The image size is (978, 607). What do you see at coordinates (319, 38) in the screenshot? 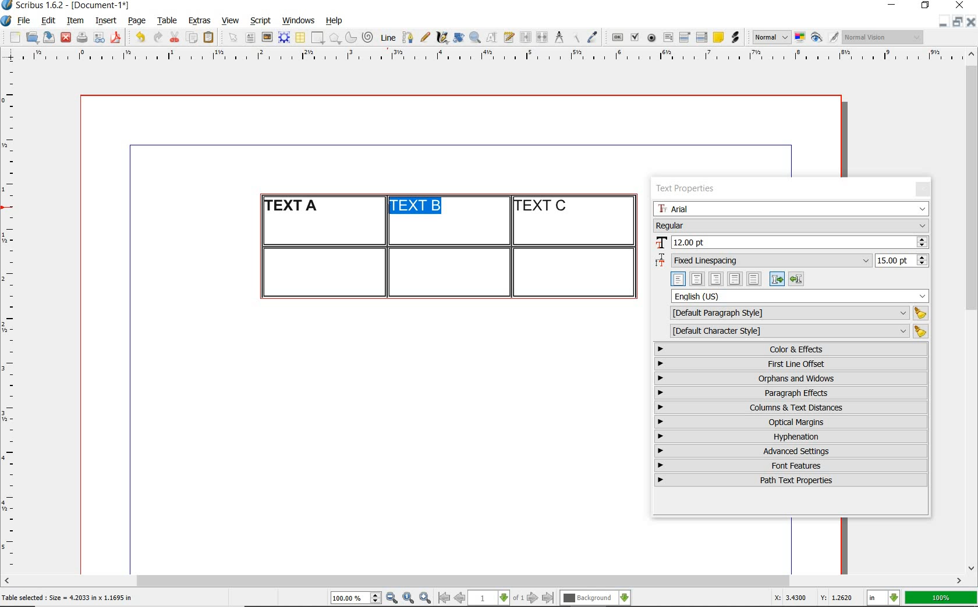
I see `shape` at bounding box center [319, 38].